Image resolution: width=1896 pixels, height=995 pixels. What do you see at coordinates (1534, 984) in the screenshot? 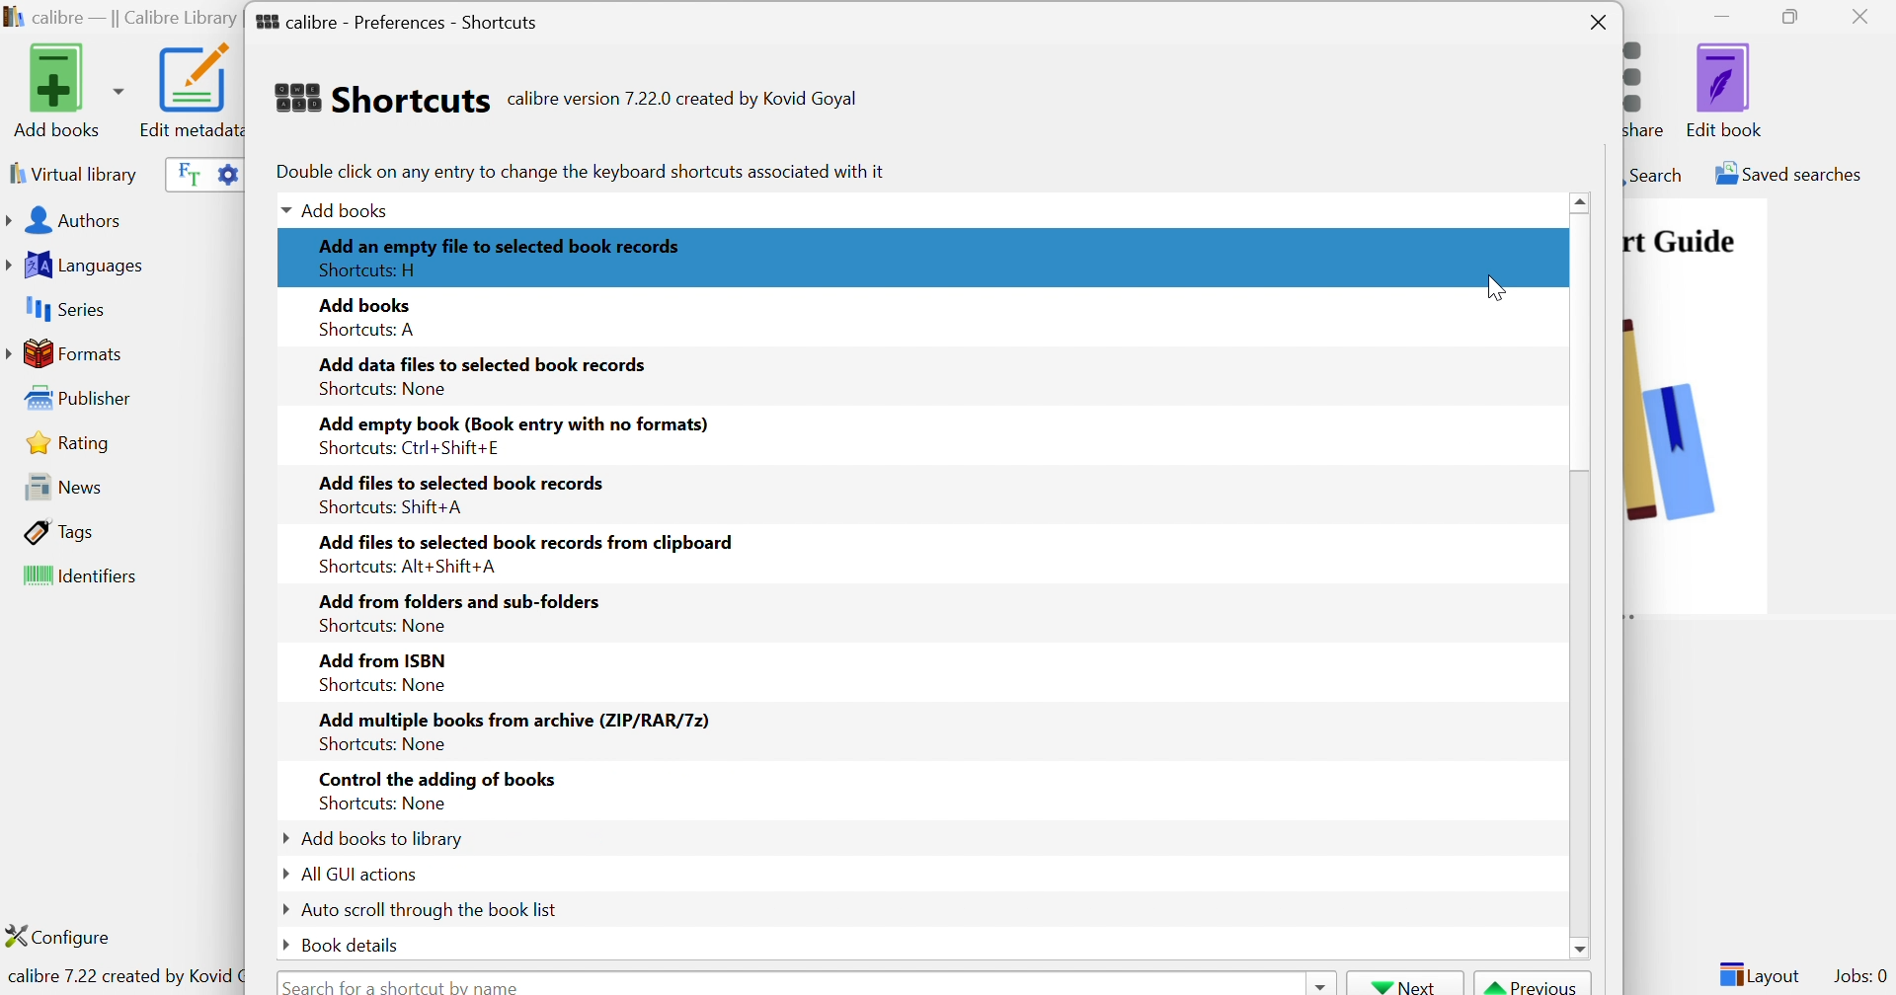
I see `Previous` at bounding box center [1534, 984].